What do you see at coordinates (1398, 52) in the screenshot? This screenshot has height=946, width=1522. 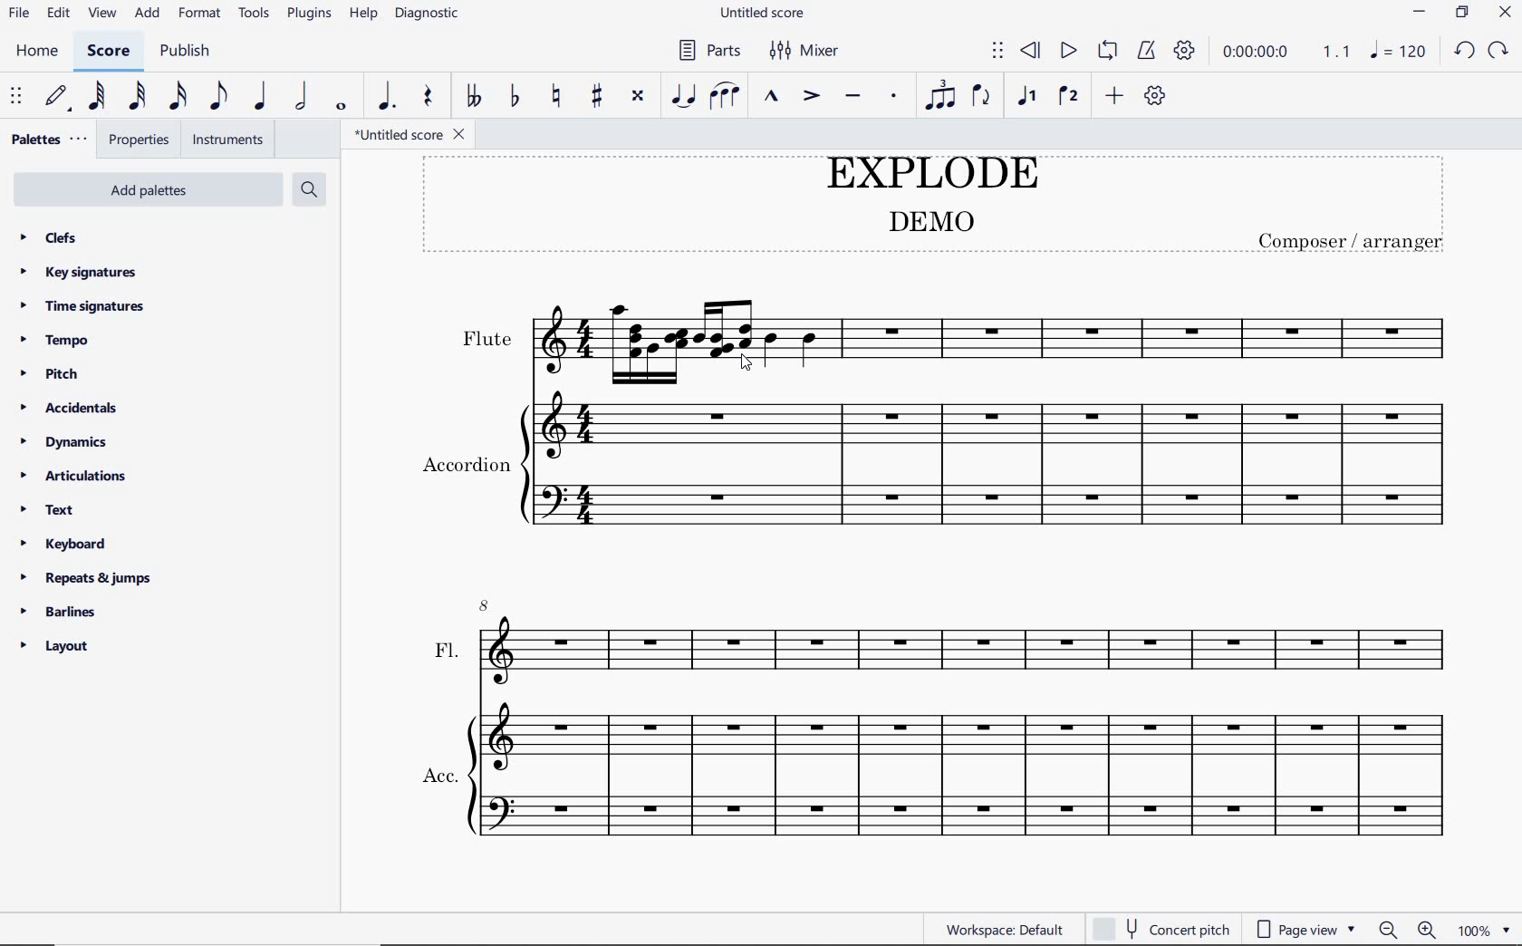 I see `NOTE` at bounding box center [1398, 52].